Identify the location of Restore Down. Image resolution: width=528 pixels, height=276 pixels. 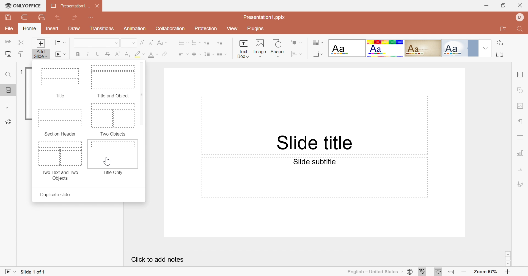
(503, 6).